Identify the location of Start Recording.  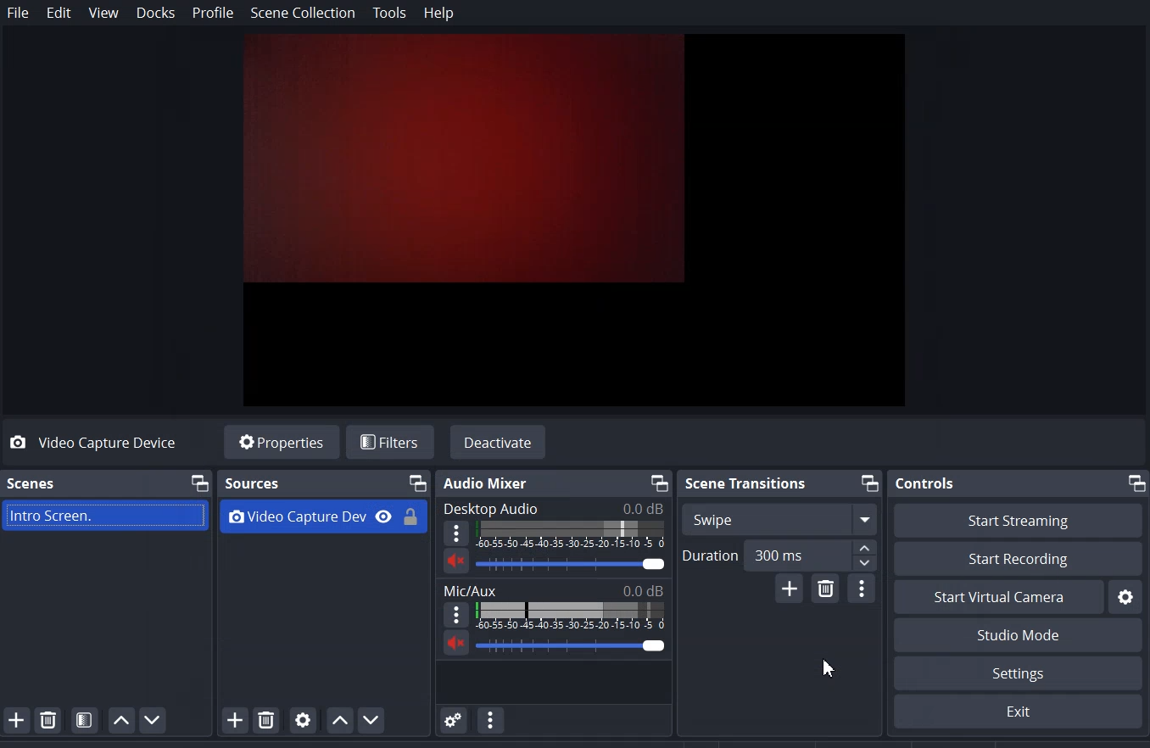
(1019, 560).